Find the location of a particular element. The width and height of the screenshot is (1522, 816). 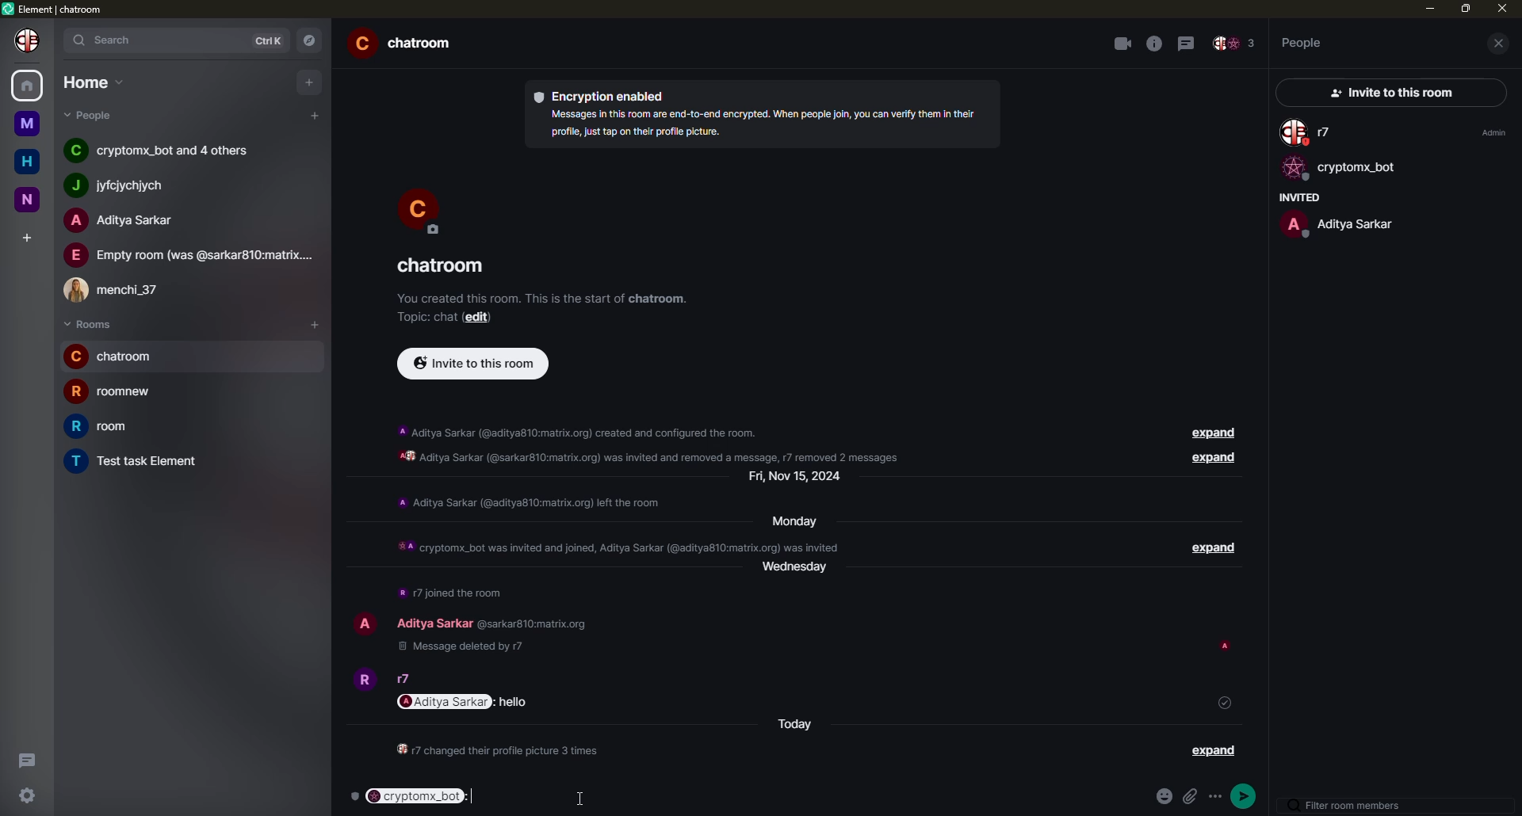

options is located at coordinates (1218, 794).